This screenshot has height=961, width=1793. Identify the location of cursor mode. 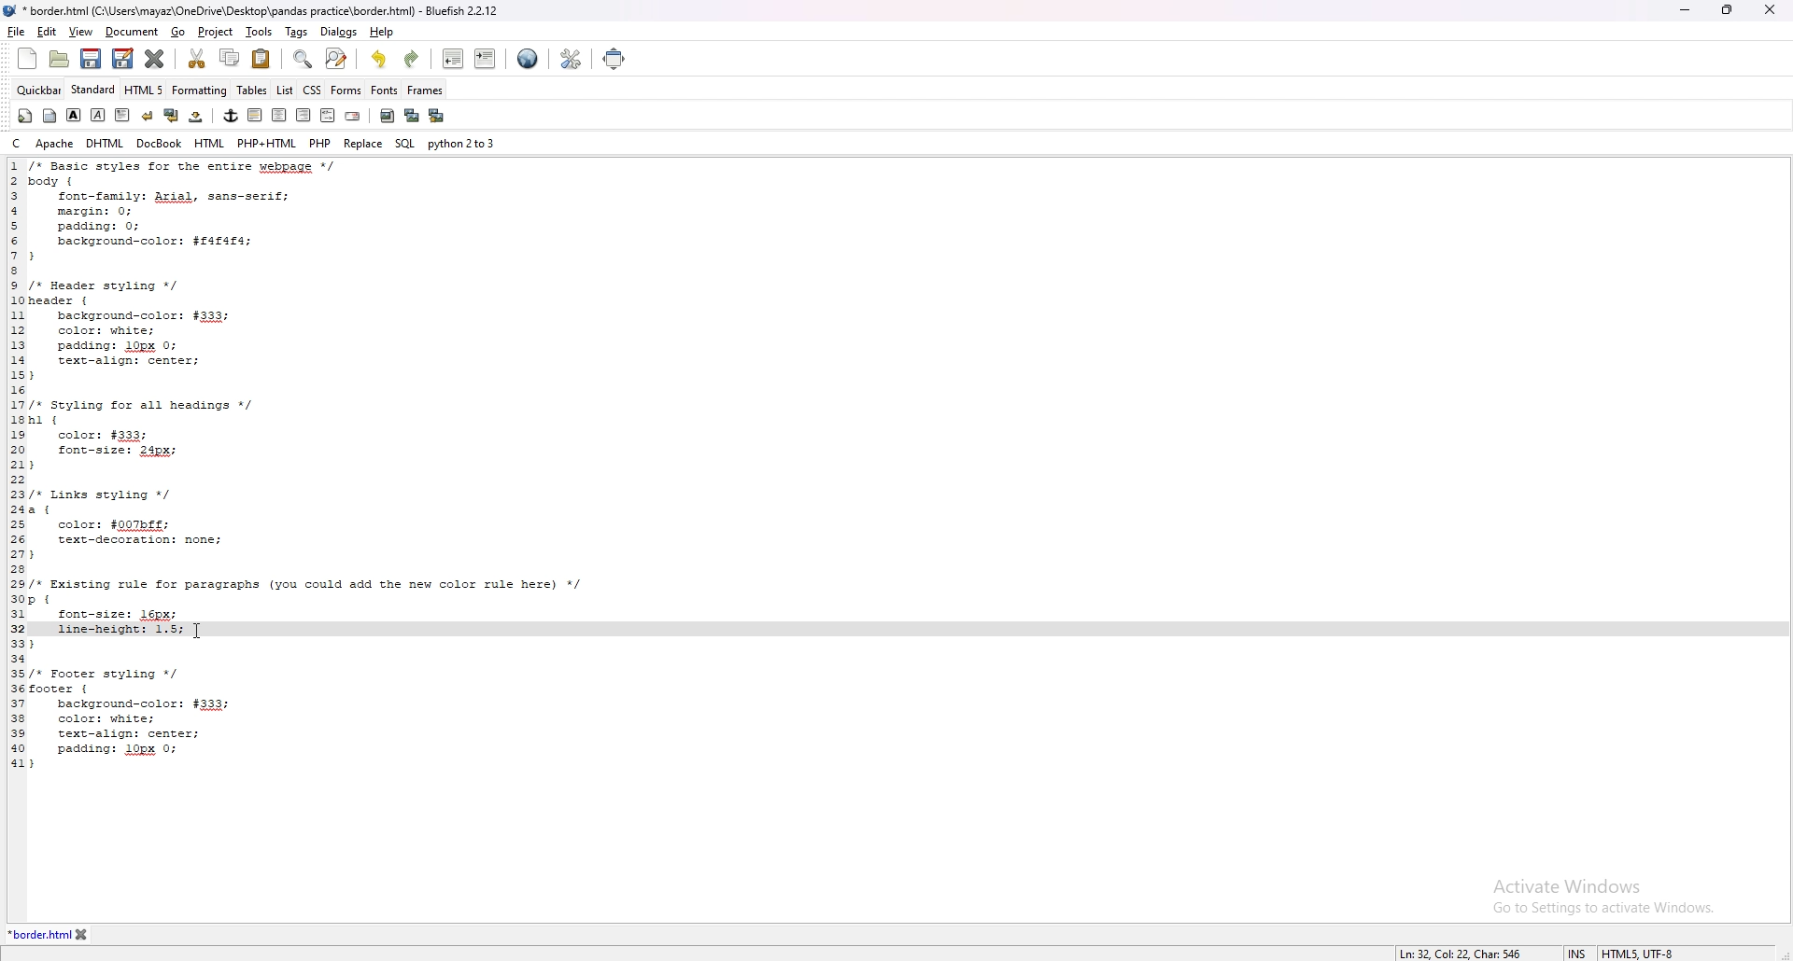
(1578, 953).